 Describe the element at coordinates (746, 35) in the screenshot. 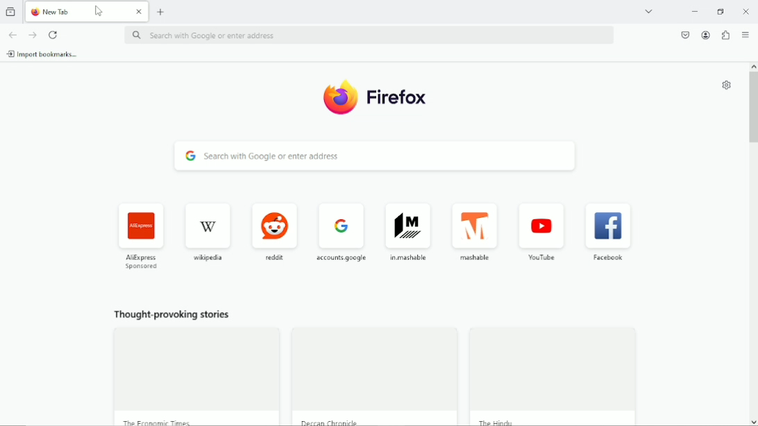

I see `open application menu` at that location.